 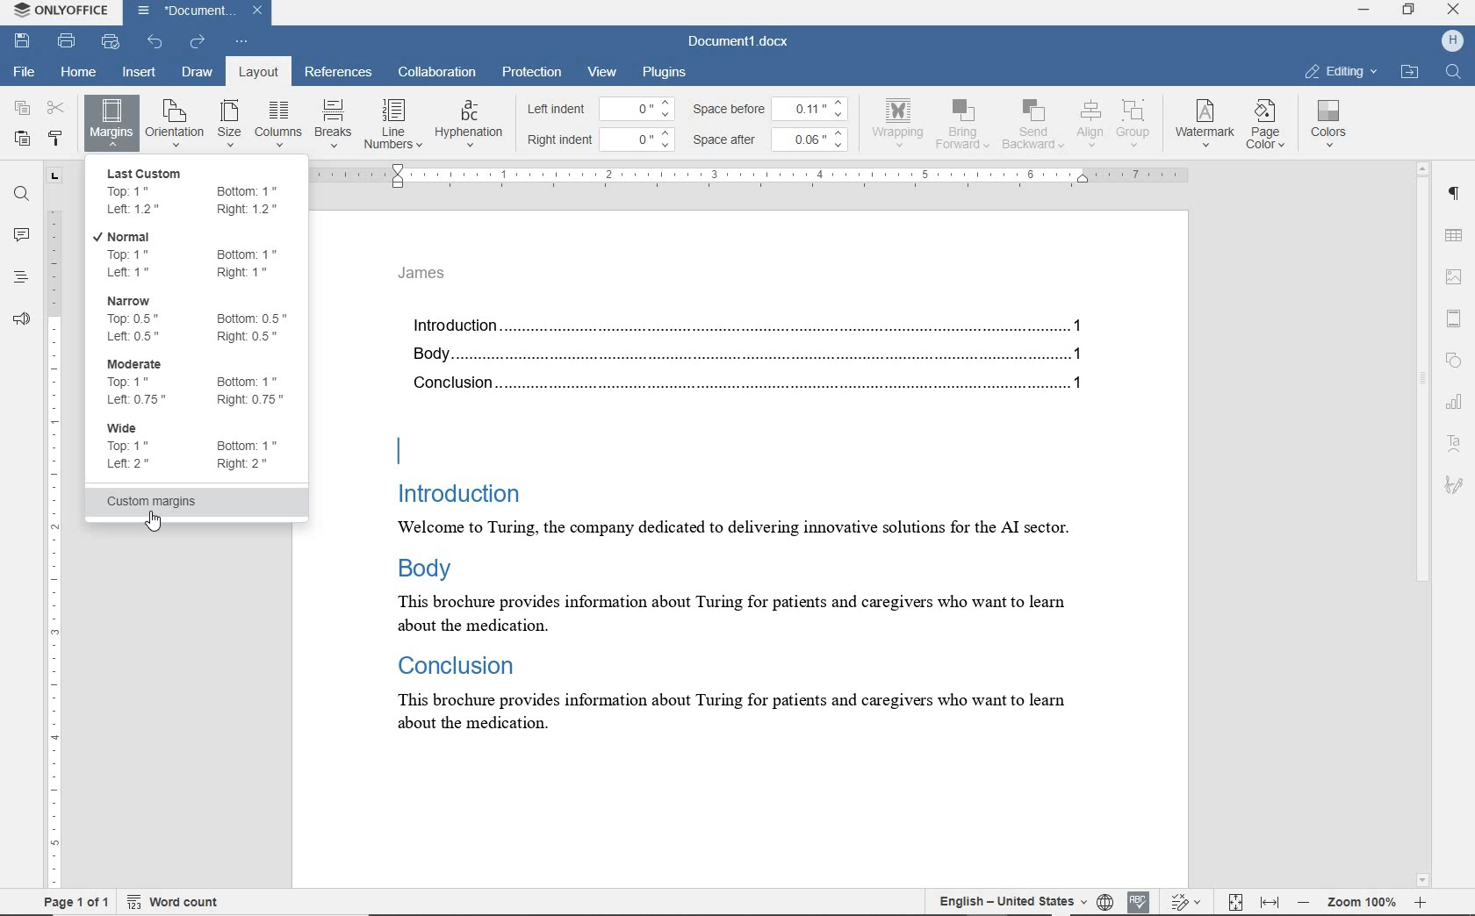 I want to click on moderate, so click(x=198, y=383).